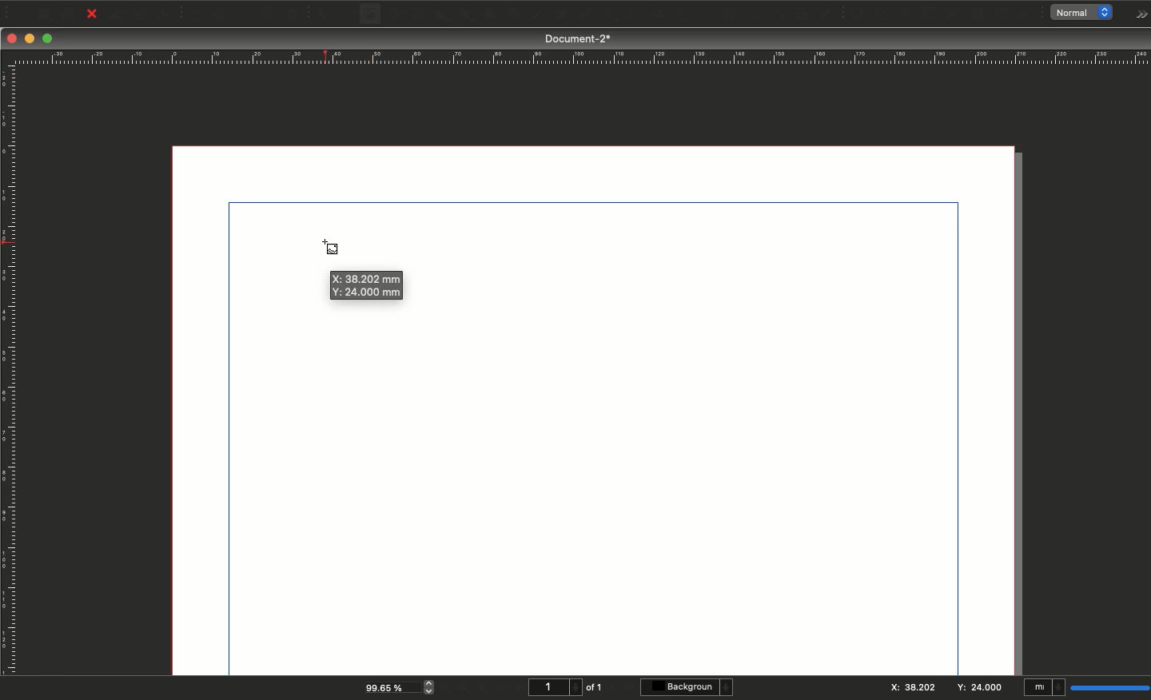 This screenshot has width=1151, height=700. Describe the element at coordinates (978, 14) in the screenshot. I see `PDF list box` at that location.